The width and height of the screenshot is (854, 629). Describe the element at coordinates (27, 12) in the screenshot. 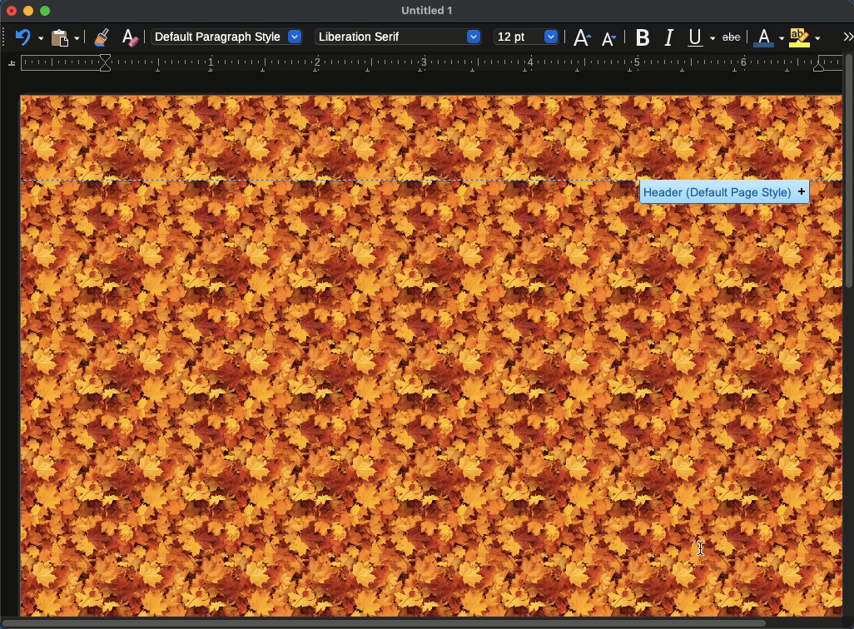

I see `minimize` at that location.